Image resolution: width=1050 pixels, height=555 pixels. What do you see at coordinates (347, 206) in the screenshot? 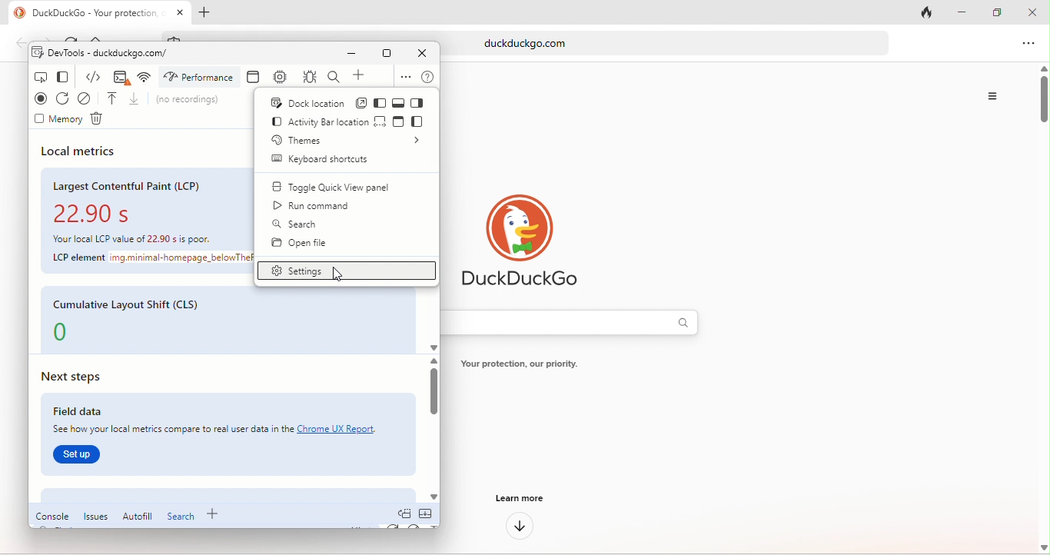
I see `run command` at bounding box center [347, 206].